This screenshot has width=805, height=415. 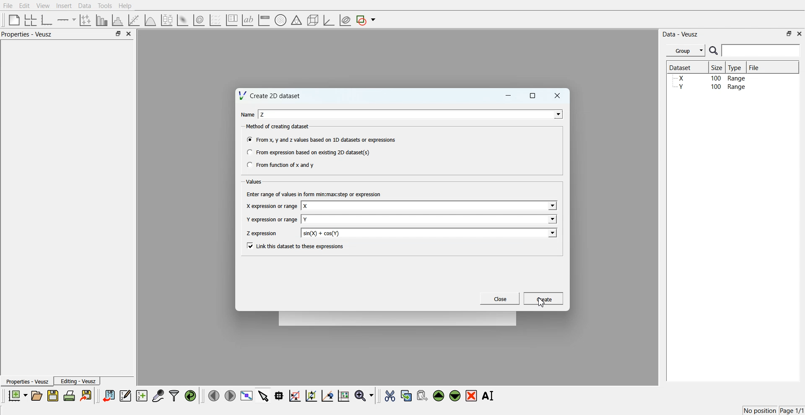 I want to click on Drop down, so click(x=551, y=219).